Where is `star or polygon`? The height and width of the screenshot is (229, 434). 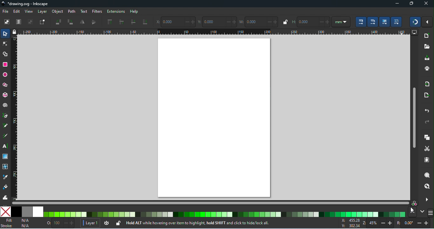 star or polygon is located at coordinates (6, 85).